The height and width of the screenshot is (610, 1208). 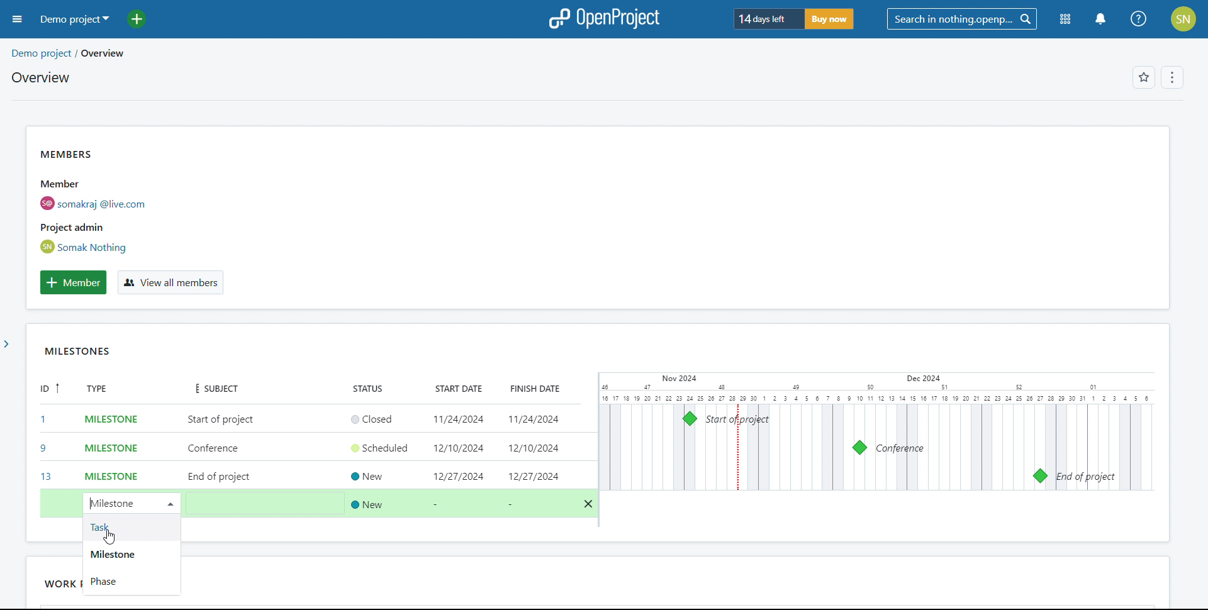 What do you see at coordinates (530, 388) in the screenshot?
I see `finish date` at bounding box center [530, 388].